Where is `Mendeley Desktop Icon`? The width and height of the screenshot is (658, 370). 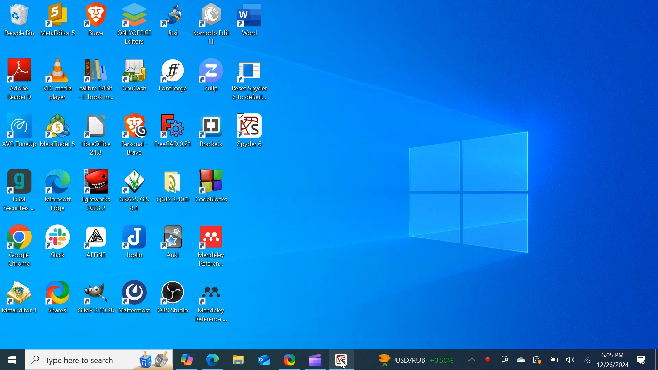
Mendeley Desktop Icon is located at coordinates (212, 301).